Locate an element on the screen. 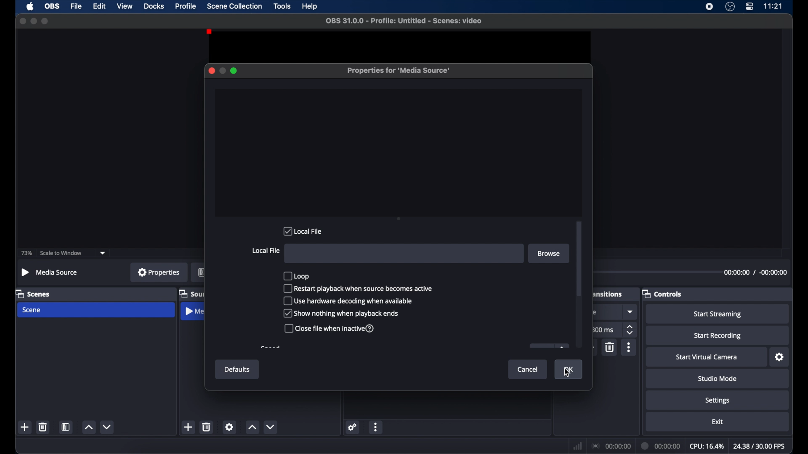 The width and height of the screenshot is (808, 454). controls is located at coordinates (662, 293).